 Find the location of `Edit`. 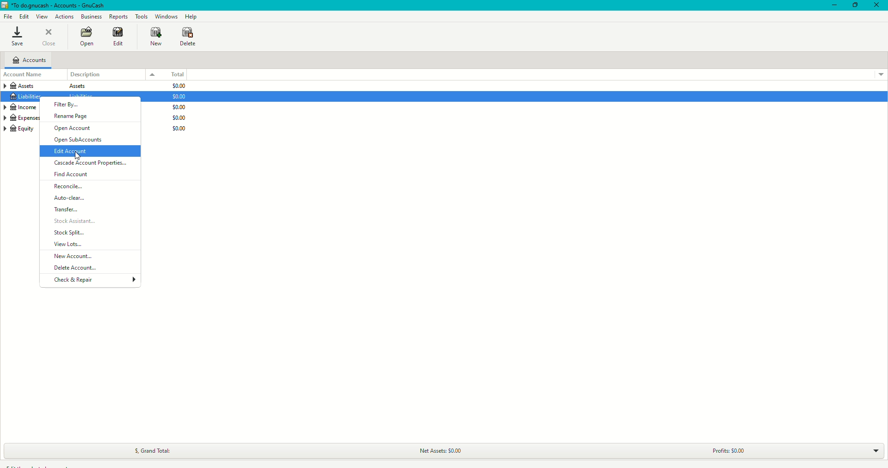

Edit is located at coordinates (117, 39).